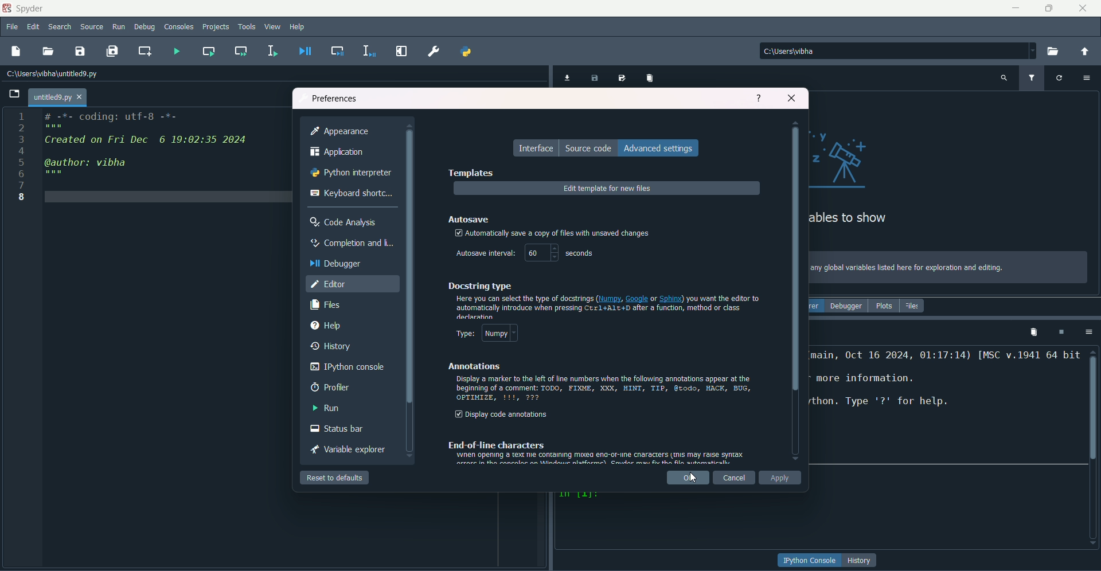 The width and height of the screenshot is (1101, 571). Describe the element at coordinates (346, 222) in the screenshot. I see `code analysis` at that location.